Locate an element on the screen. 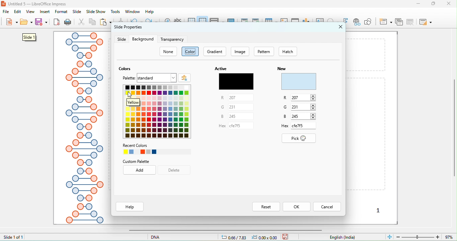 This screenshot has width=457, height=241. recent colors is located at coordinates (157, 149).